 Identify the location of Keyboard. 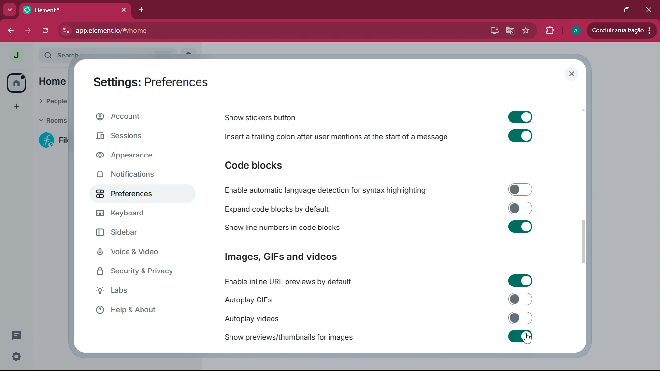
(131, 214).